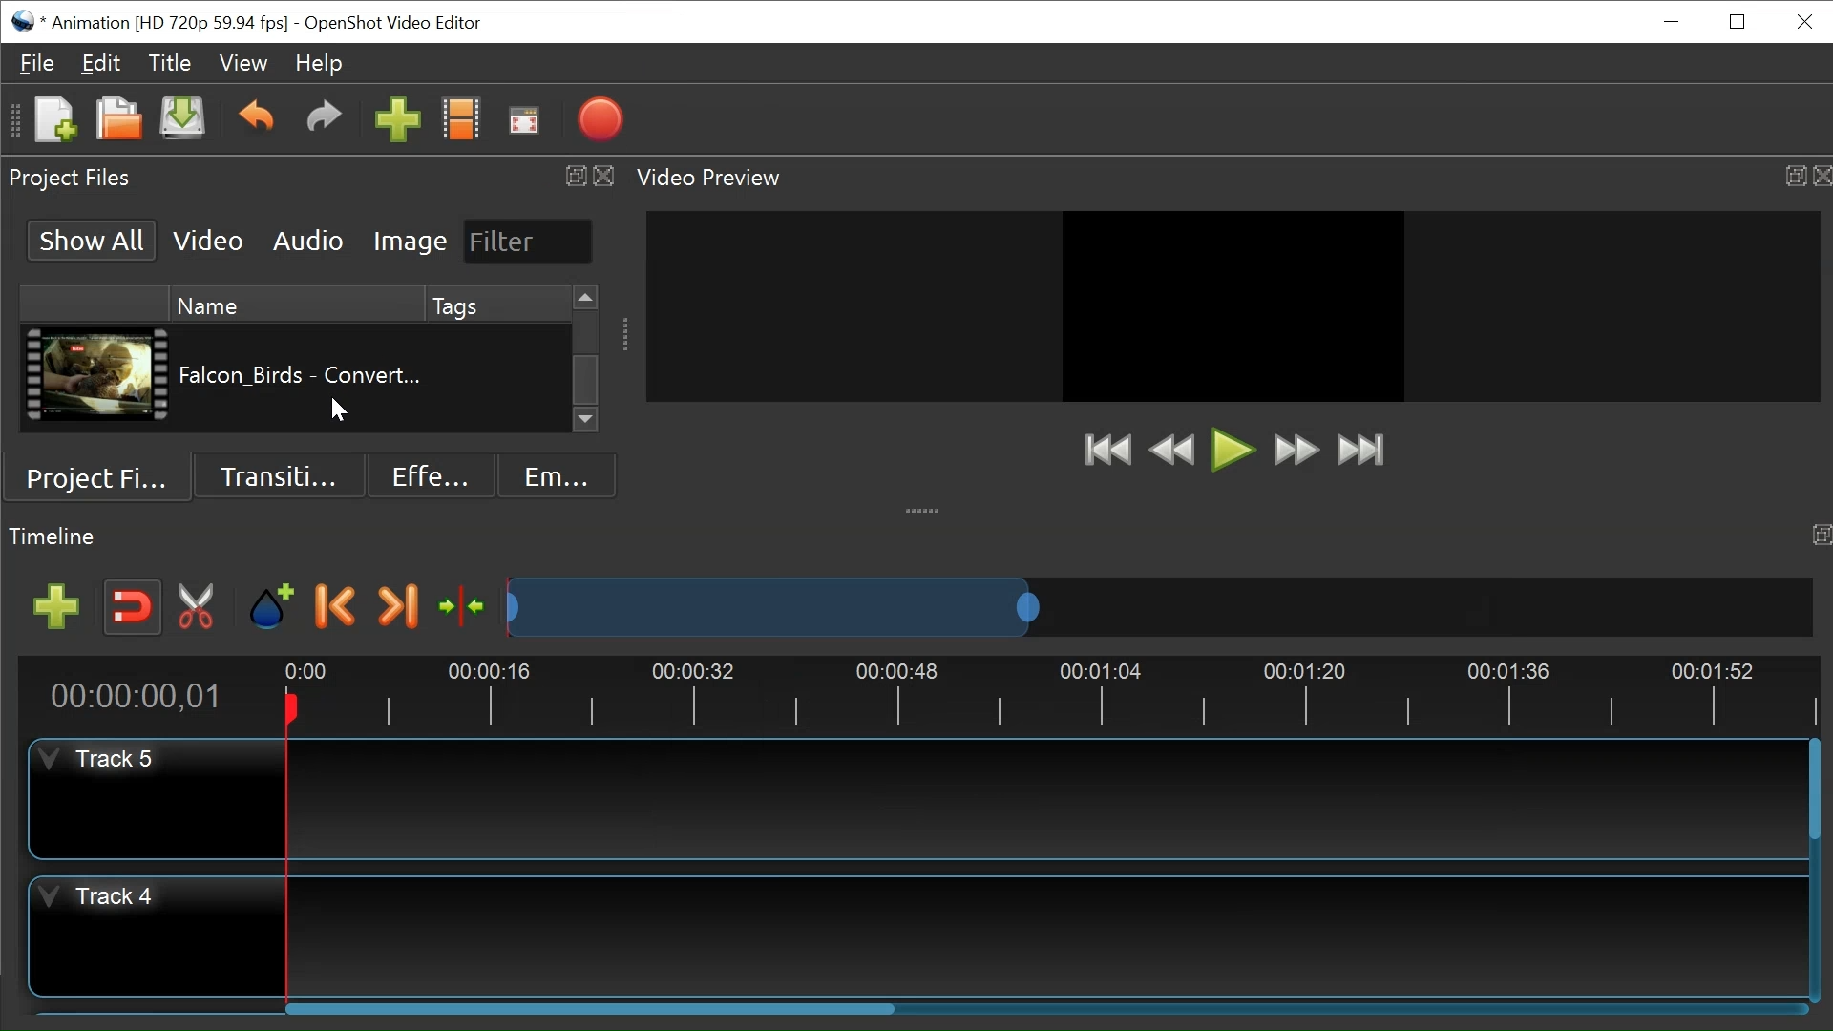  I want to click on Rewind, so click(1177, 452).